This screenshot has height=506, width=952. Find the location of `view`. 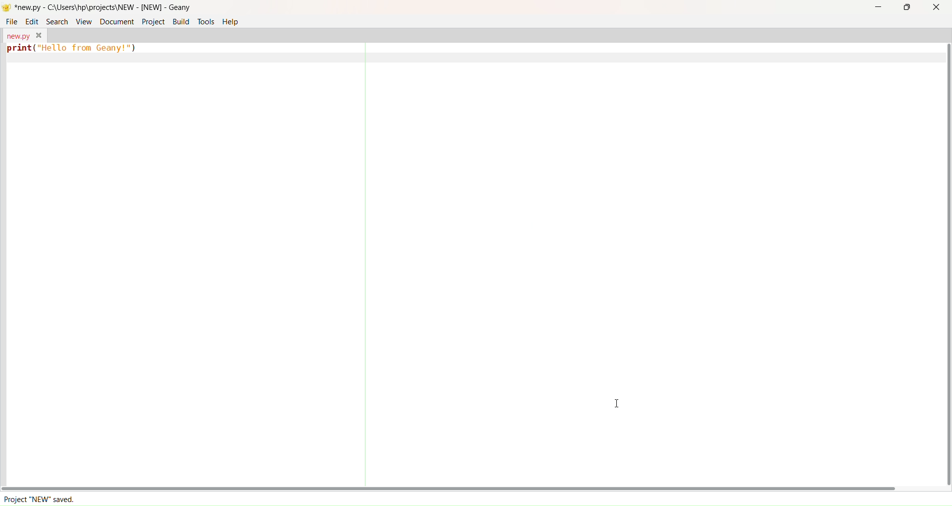

view is located at coordinates (84, 20).